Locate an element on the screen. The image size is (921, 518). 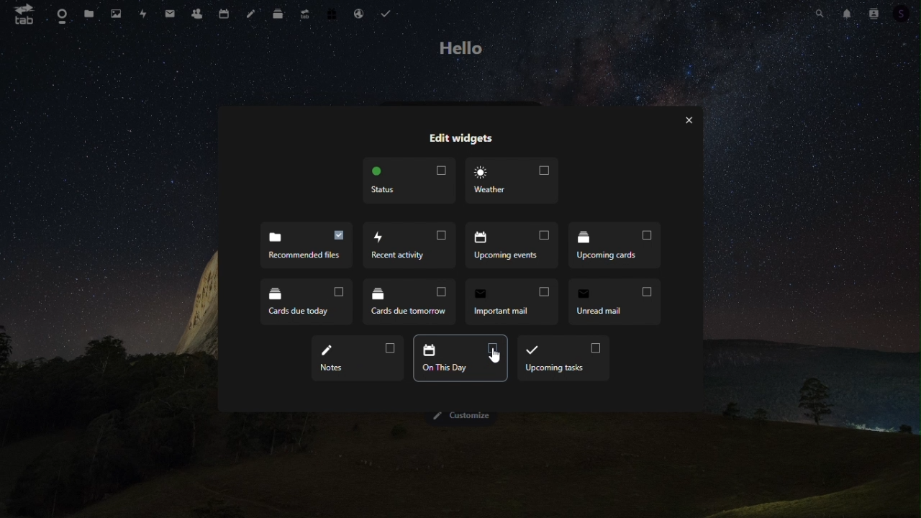
upcoming events is located at coordinates (407, 245).